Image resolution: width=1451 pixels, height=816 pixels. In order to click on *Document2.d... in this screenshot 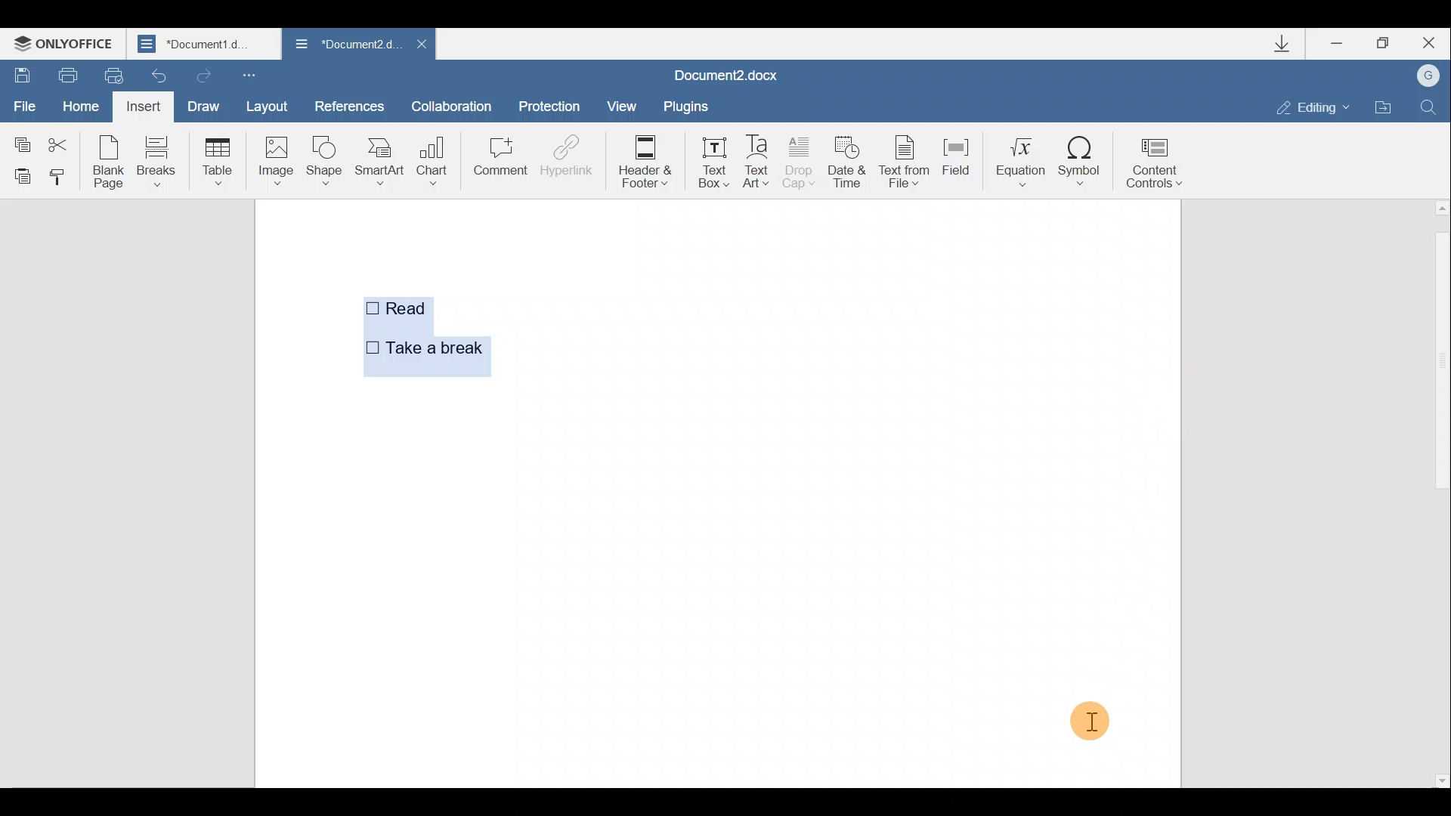, I will do `click(344, 45)`.